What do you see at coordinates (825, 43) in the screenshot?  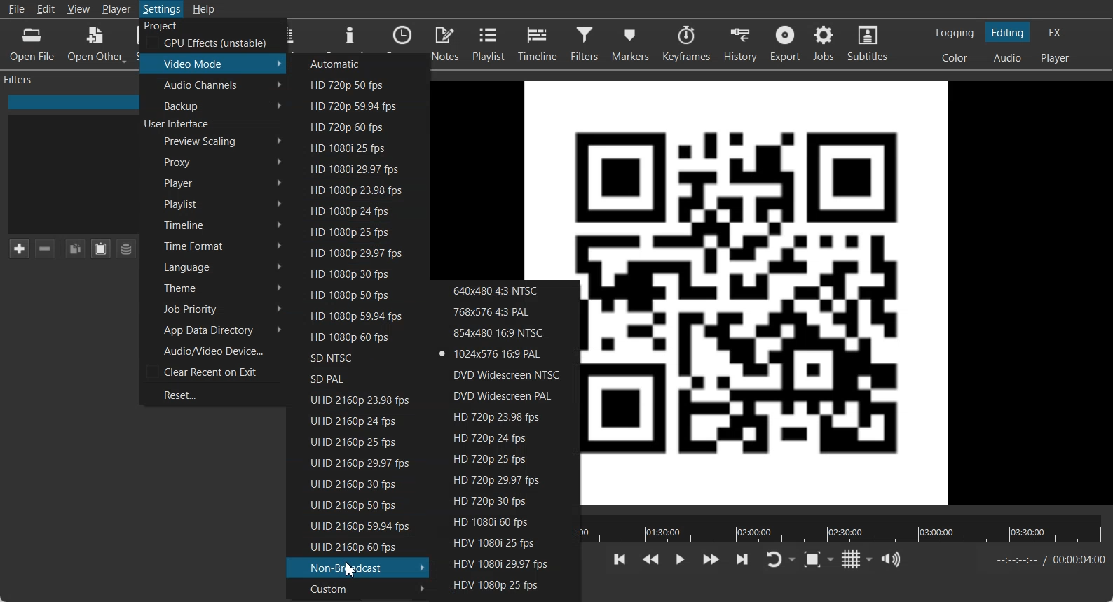 I see `Jobs` at bounding box center [825, 43].